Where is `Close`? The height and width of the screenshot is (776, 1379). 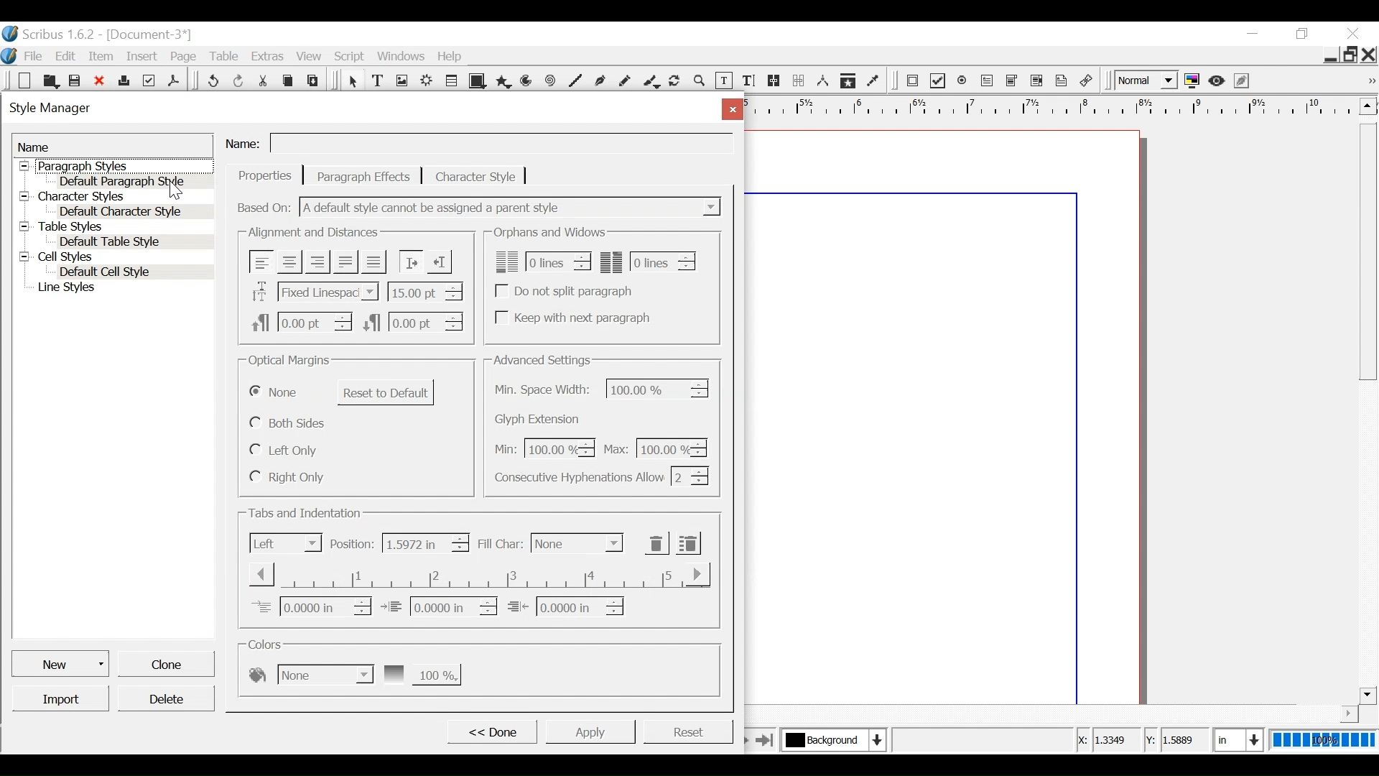 Close is located at coordinates (730, 108).